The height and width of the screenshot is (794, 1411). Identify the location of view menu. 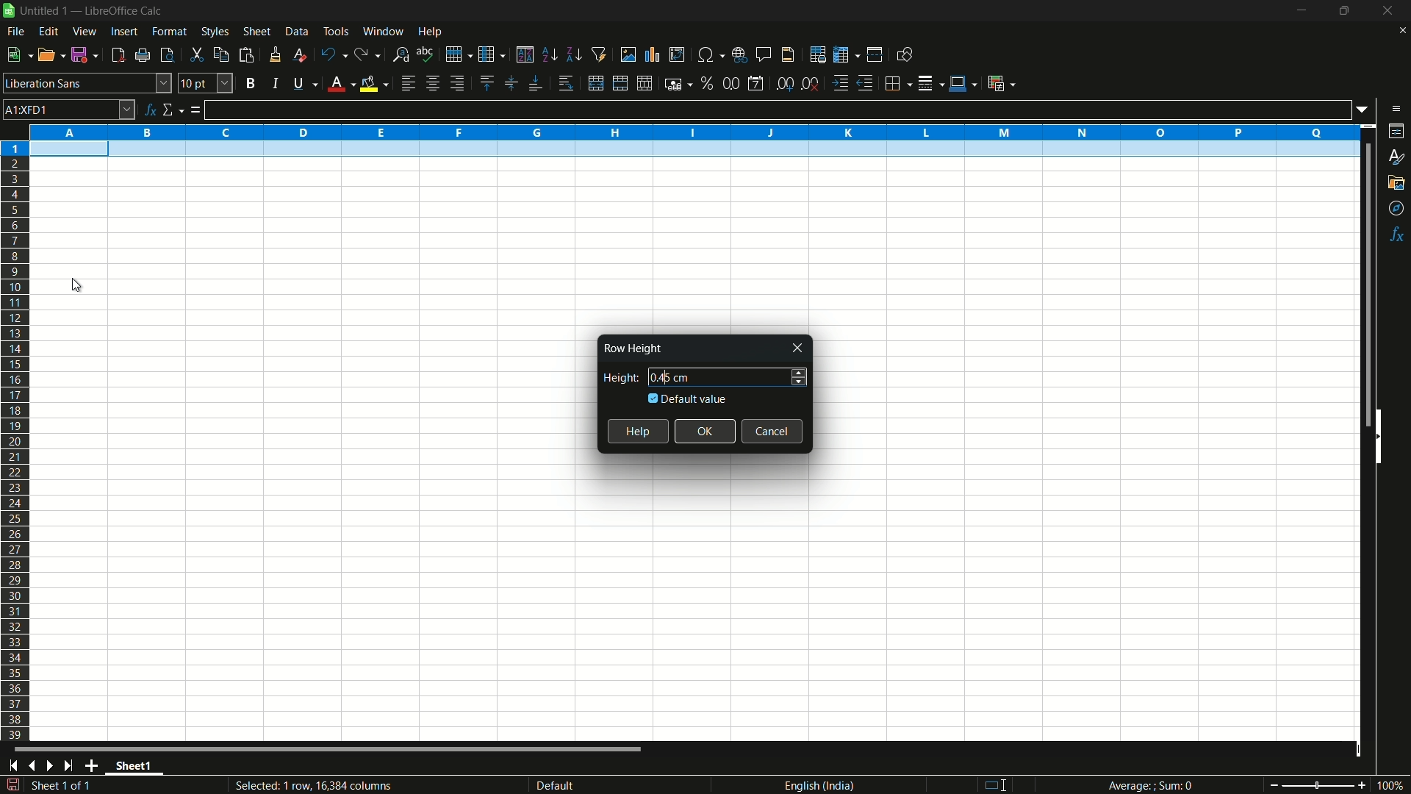
(85, 32).